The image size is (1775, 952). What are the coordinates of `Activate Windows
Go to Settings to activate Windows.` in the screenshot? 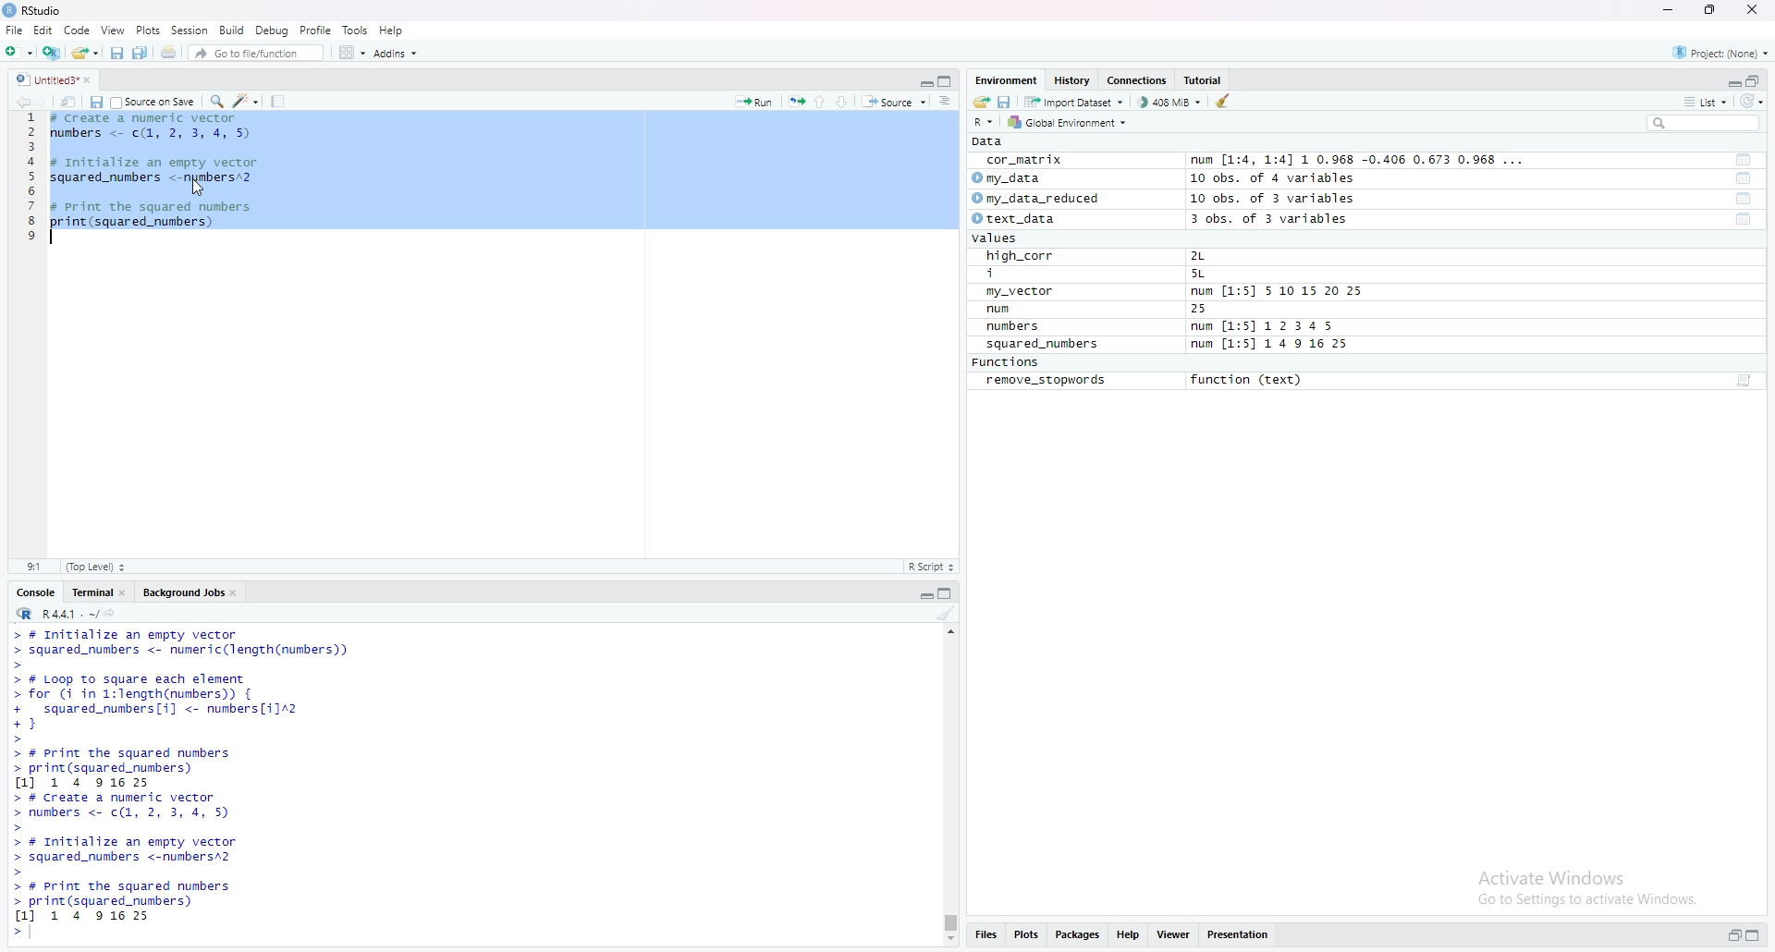 It's located at (1590, 885).